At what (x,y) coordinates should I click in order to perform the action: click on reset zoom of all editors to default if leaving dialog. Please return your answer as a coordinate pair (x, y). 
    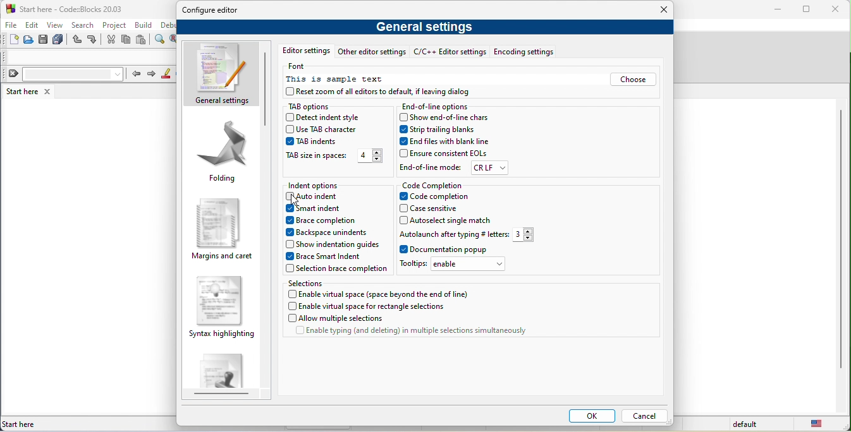
    Looking at the image, I should click on (382, 92).